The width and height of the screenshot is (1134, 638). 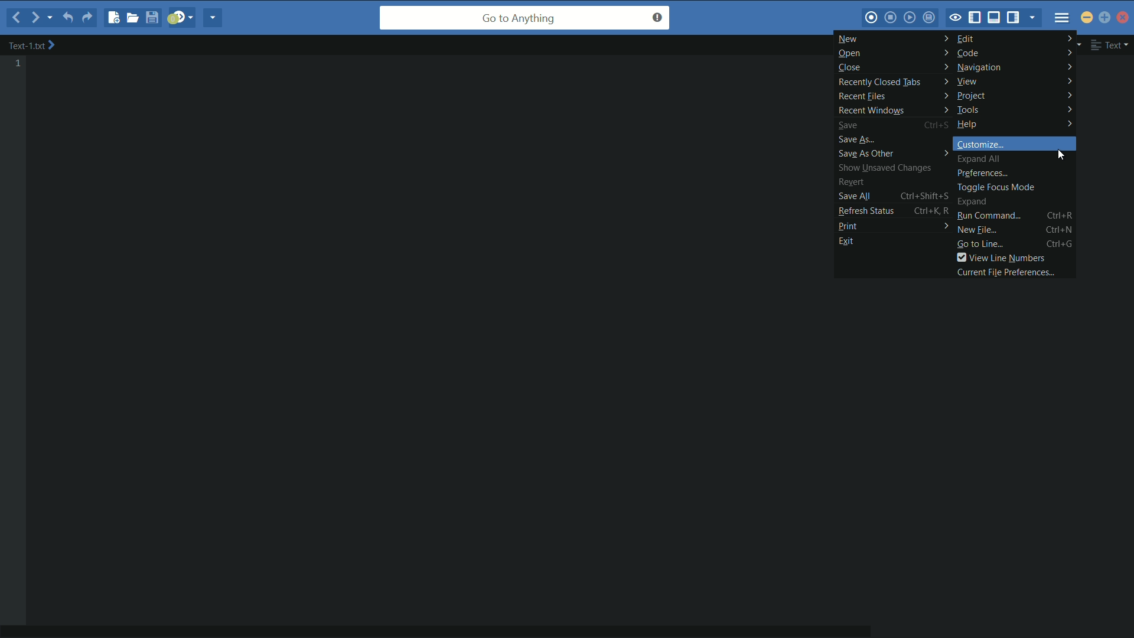 I want to click on new, so click(x=894, y=38).